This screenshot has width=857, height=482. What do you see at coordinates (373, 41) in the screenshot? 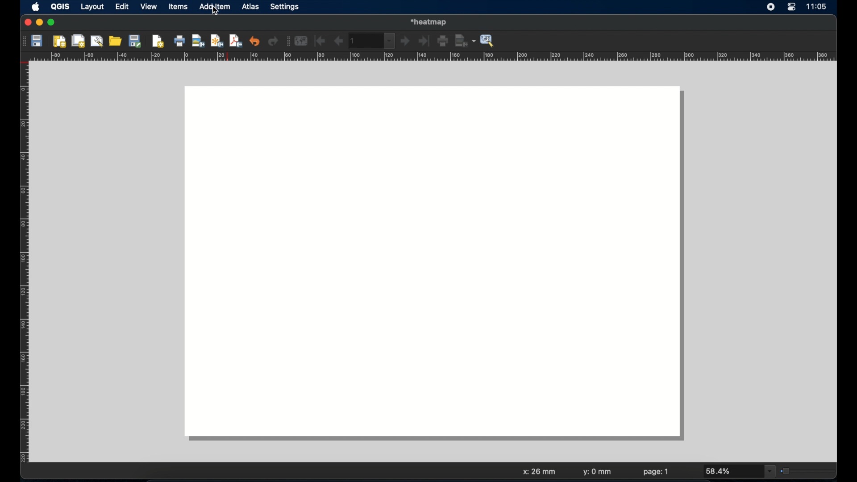
I see `atlas toolbar` at bounding box center [373, 41].